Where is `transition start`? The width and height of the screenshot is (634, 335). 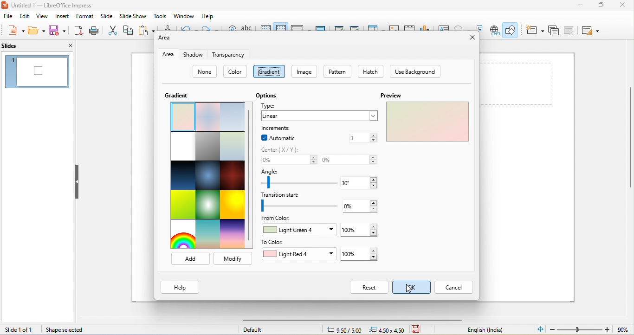 transition start is located at coordinates (298, 195).